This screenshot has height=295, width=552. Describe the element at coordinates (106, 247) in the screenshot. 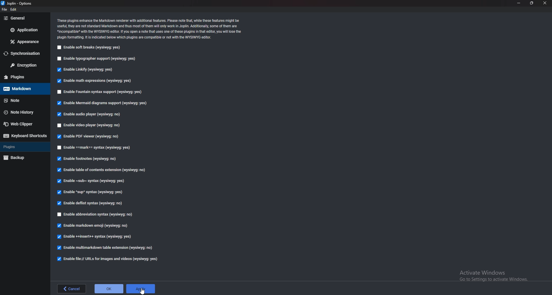

I see `enable multi markdown table extension` at that location.